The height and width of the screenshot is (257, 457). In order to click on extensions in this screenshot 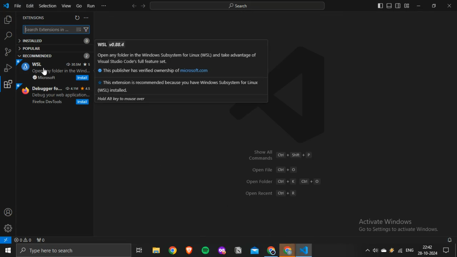, I will do `click(8, 84)`.